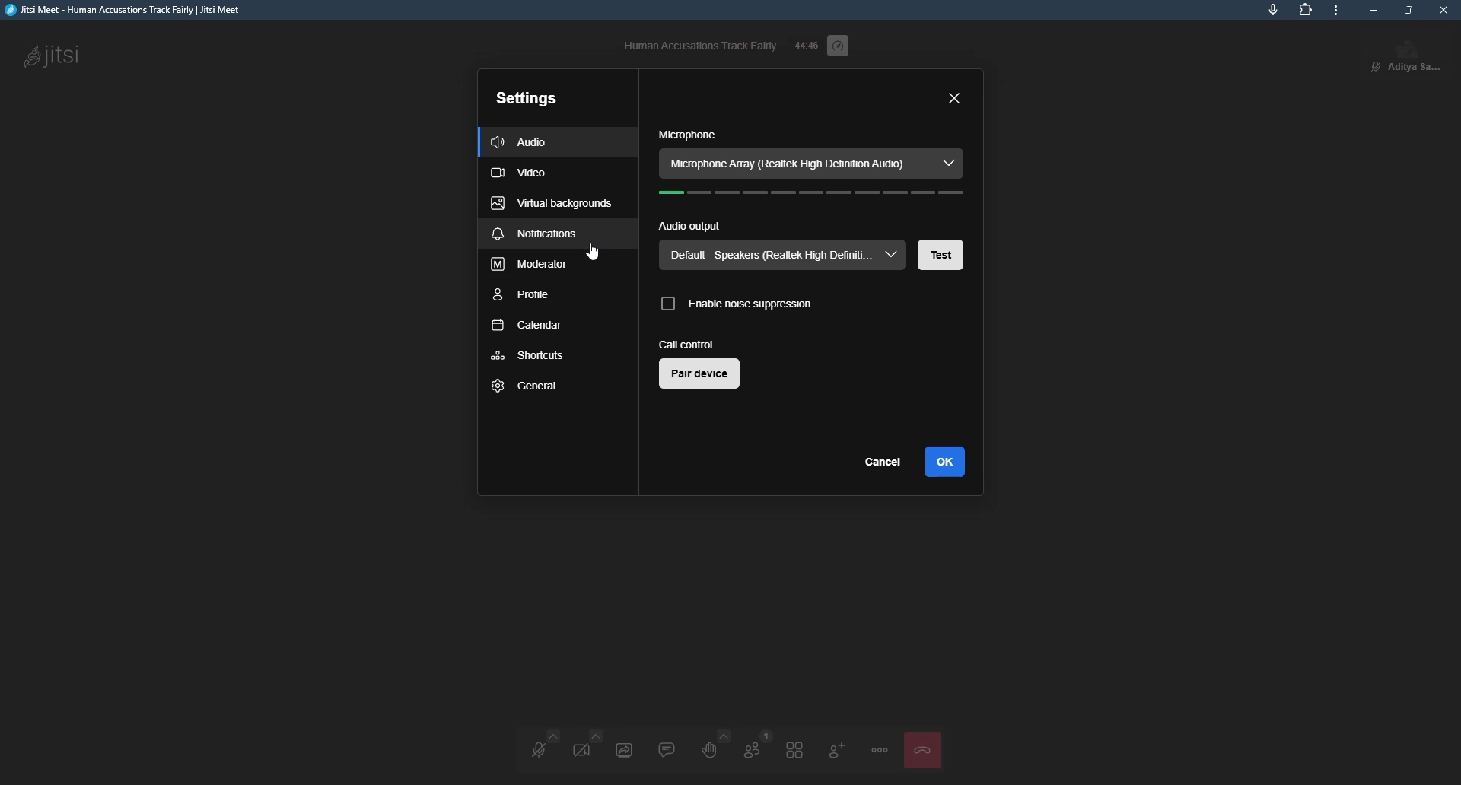  Describe the element at coordinates (528, 356) in the screenshot. I see `shortcuts` at that location.